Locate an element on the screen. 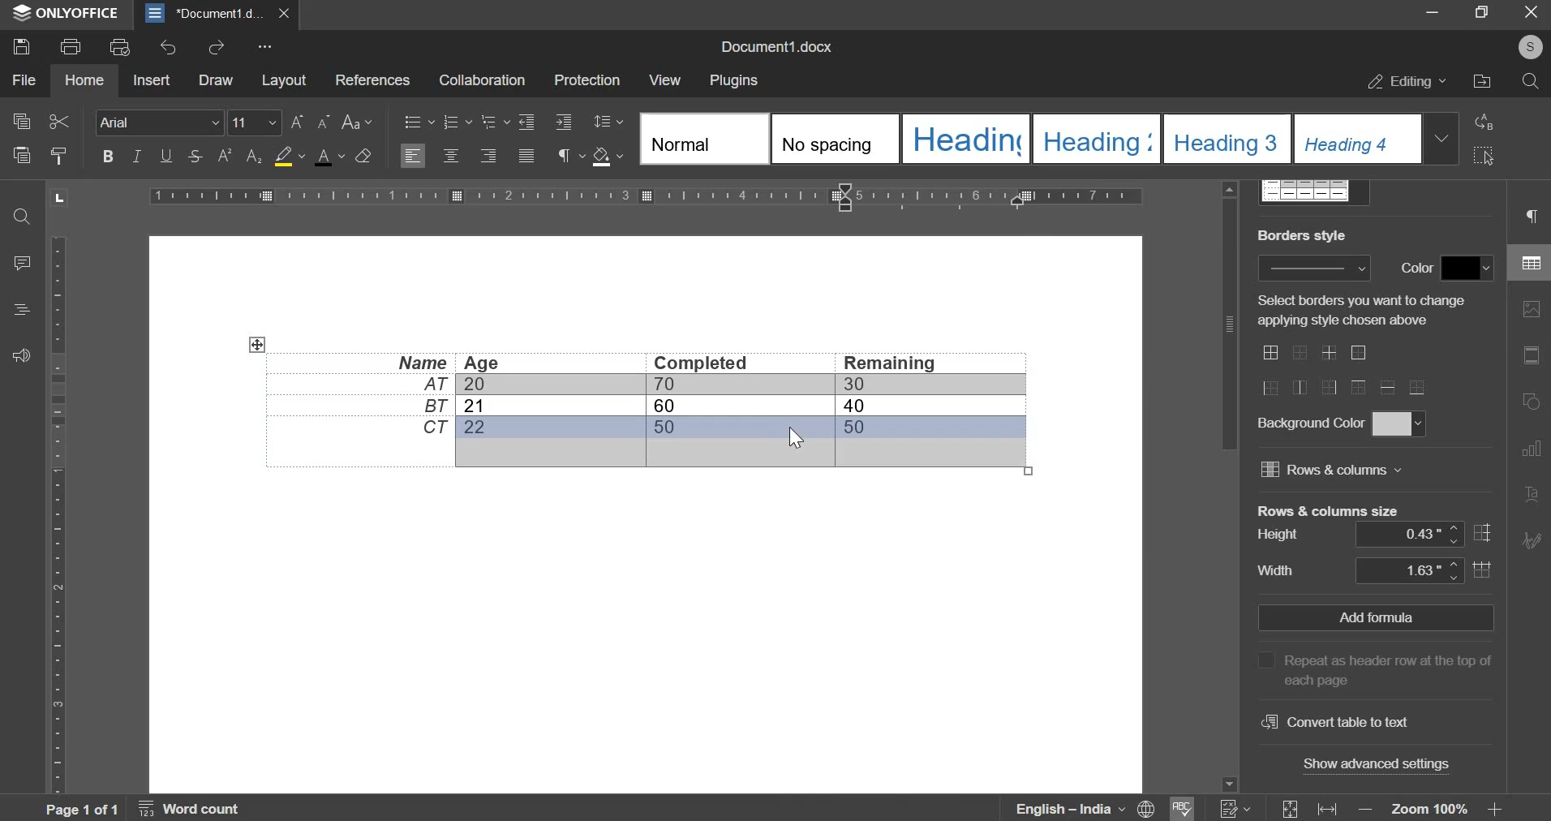 The image size is (1551, 821). numbering is located at coordinates (452, 122).